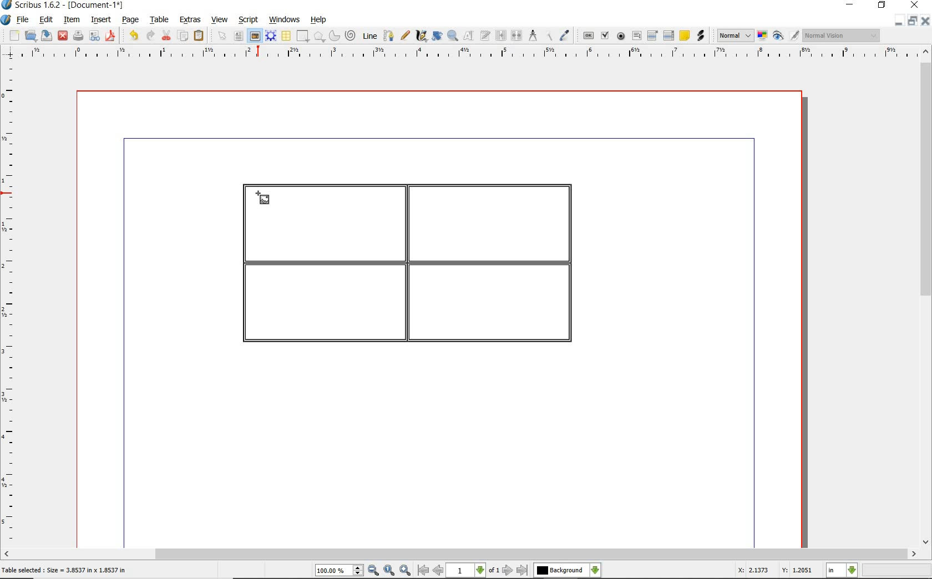 Image resolution: width=932 pixels, height=579 pixels. Describe the element at coordinates (388, 35) in the screenshot. I see `bezier curve` at that location.